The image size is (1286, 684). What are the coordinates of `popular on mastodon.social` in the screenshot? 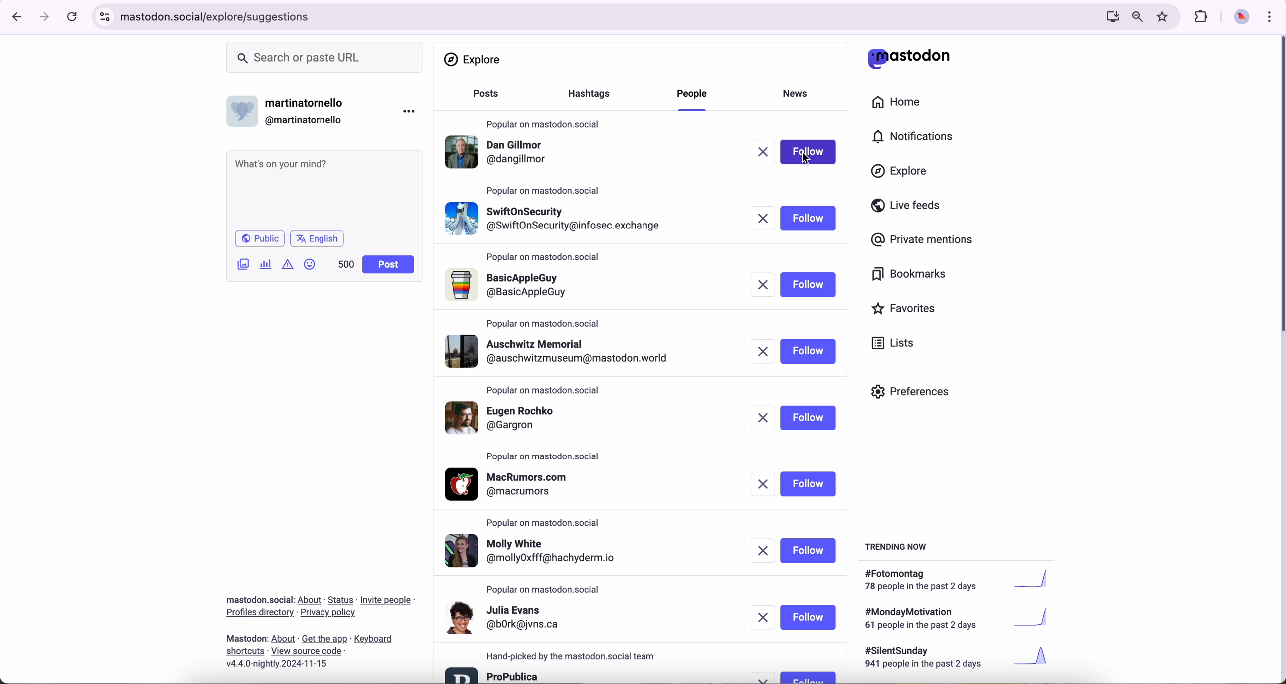 It's located at (546, 189).